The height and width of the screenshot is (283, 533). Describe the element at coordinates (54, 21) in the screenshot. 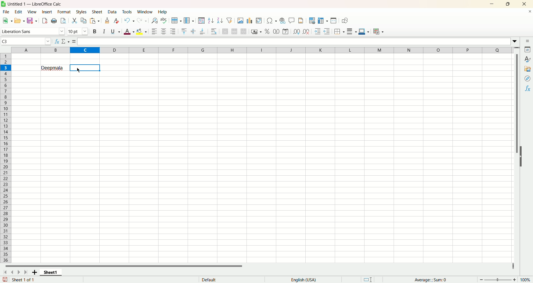

I see `Print` at that location.